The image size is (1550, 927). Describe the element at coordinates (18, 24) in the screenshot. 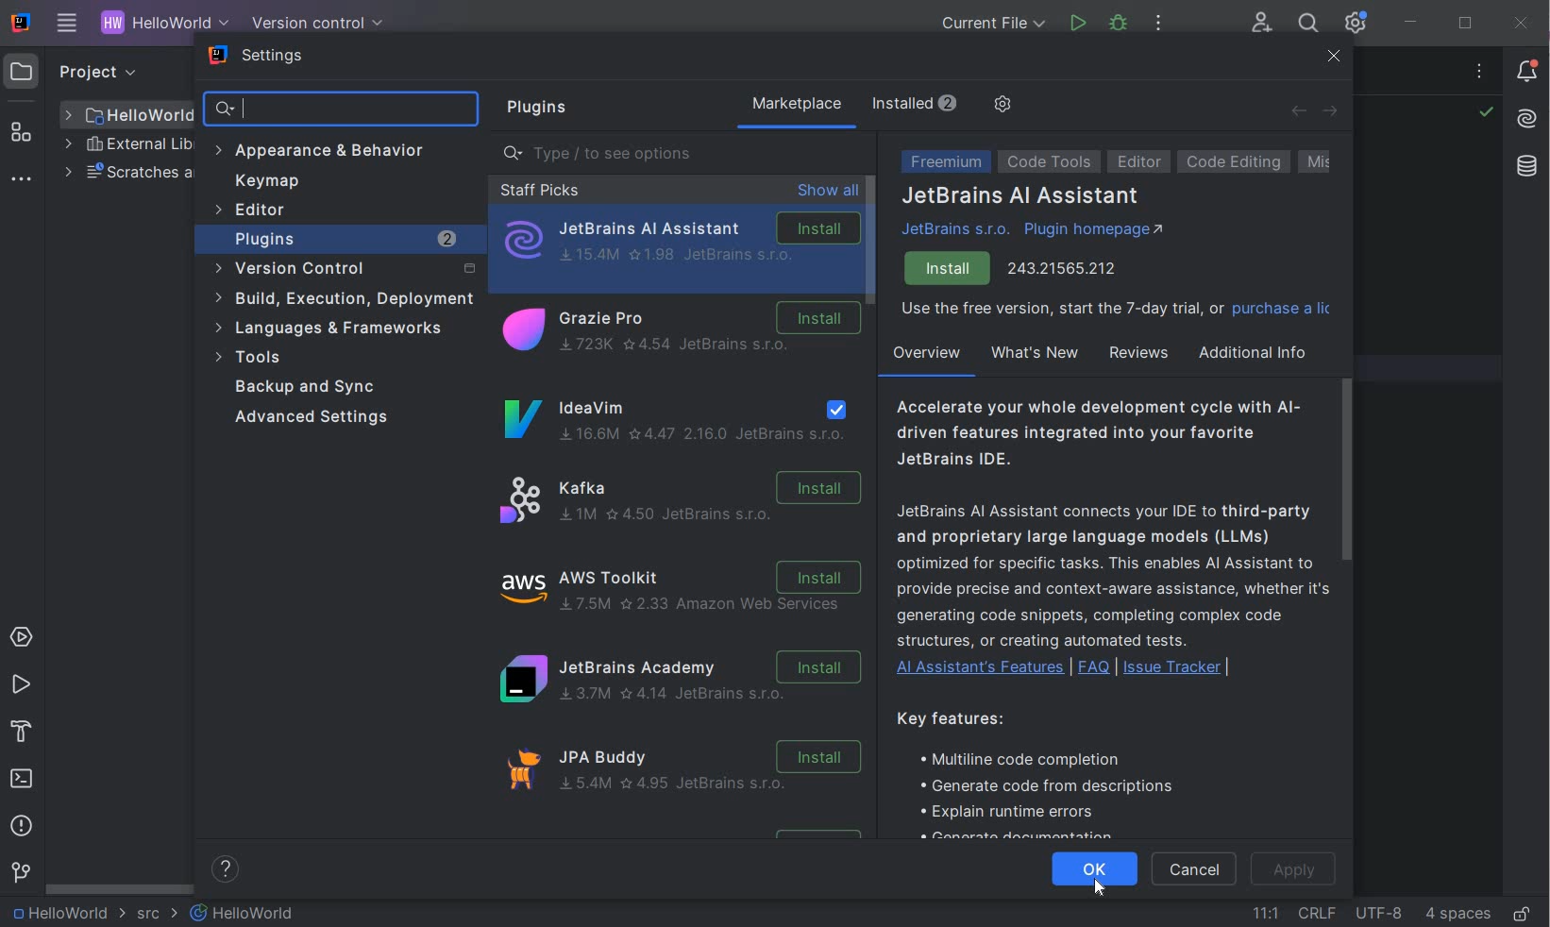

I see `SYSTEM NAME` at that location.